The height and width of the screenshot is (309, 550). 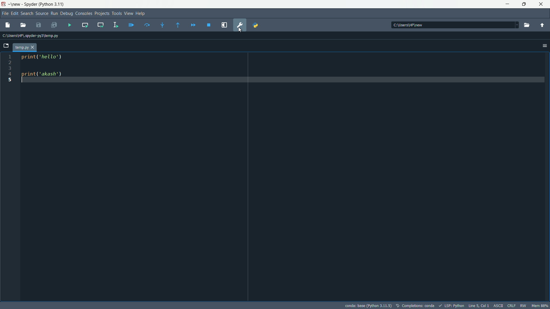 What do you see at coordinates (11, 80) in the screenshot?
I see `5` at bounding box center [11, 80].